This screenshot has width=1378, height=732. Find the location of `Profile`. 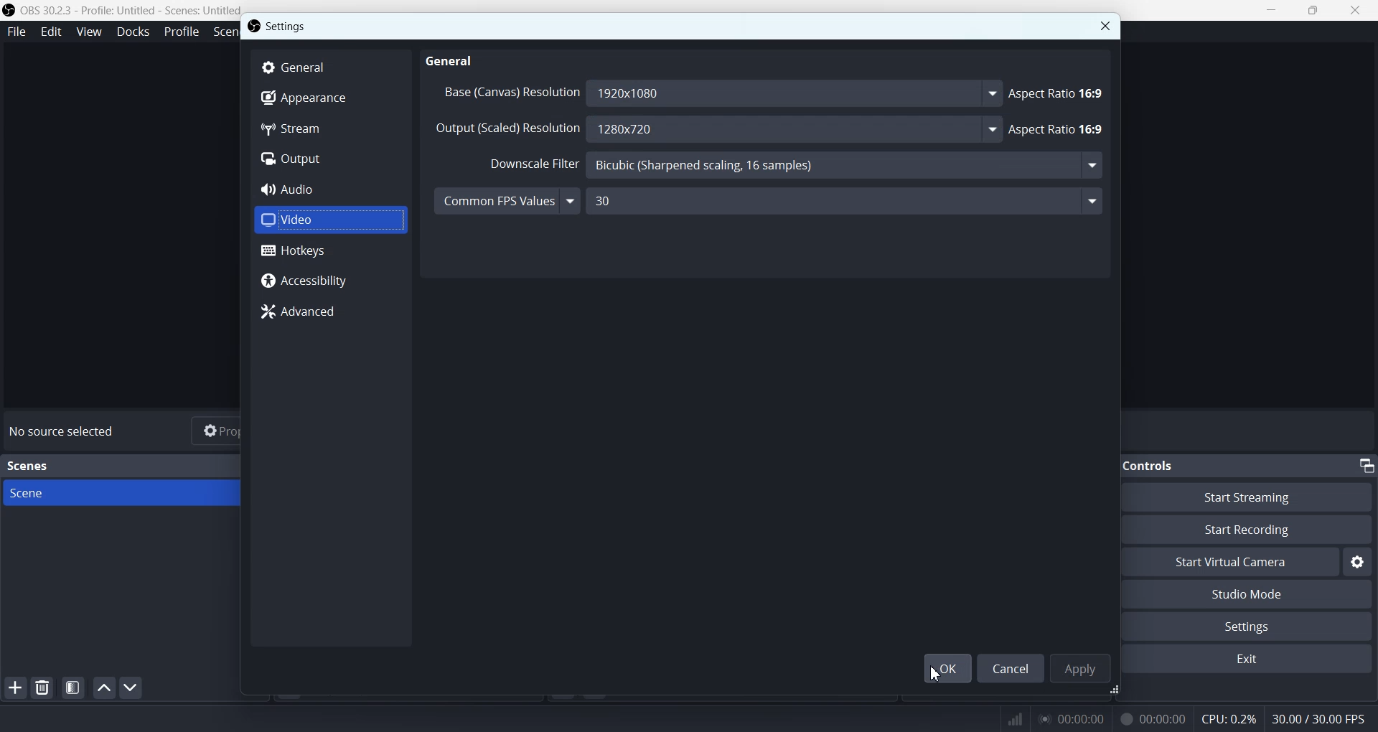

Profile is located at coordinates (182, 32).